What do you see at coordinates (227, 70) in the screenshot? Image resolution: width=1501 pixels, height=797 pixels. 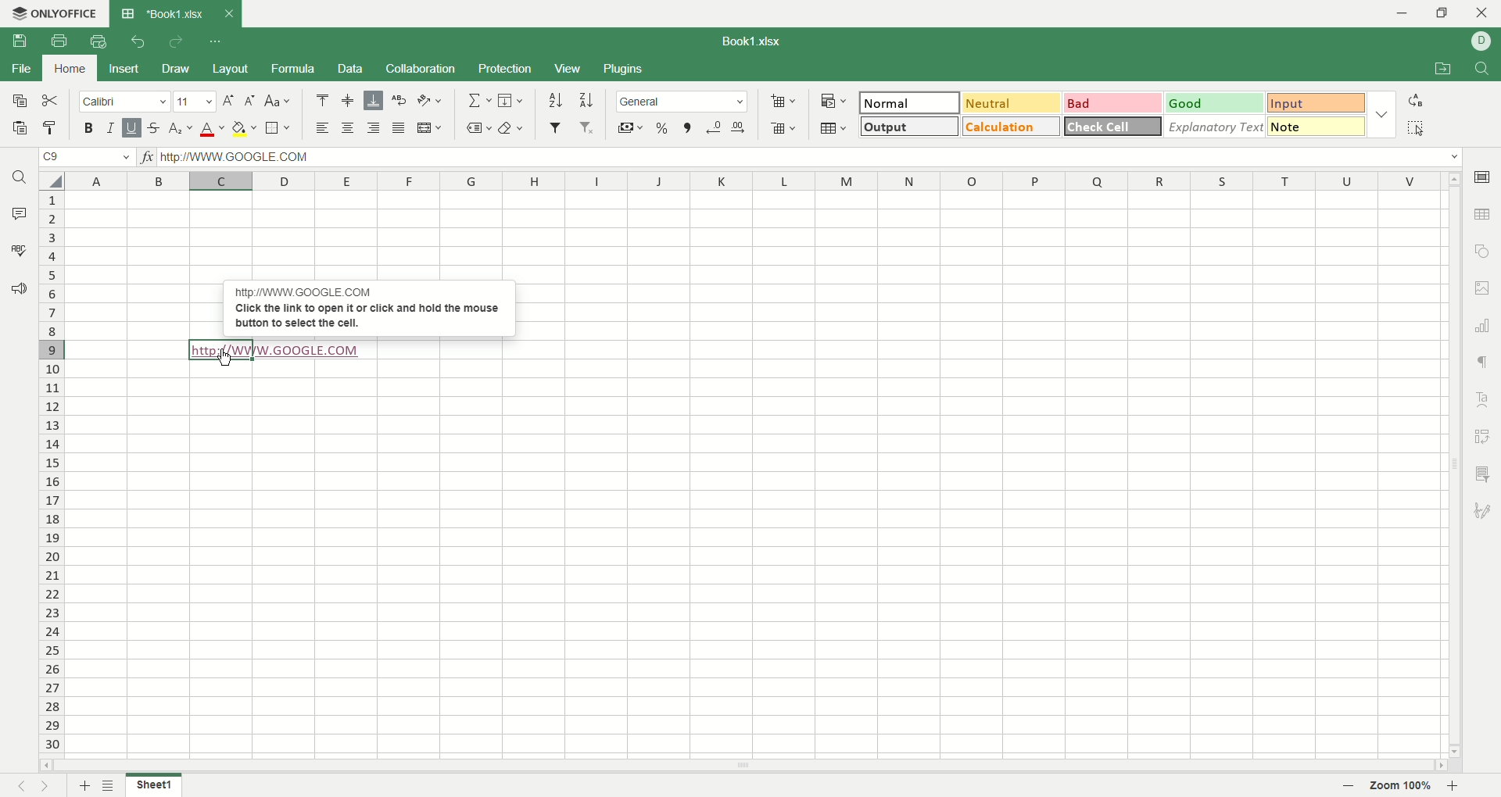 I see `layout` at bounding box center [227, 70].